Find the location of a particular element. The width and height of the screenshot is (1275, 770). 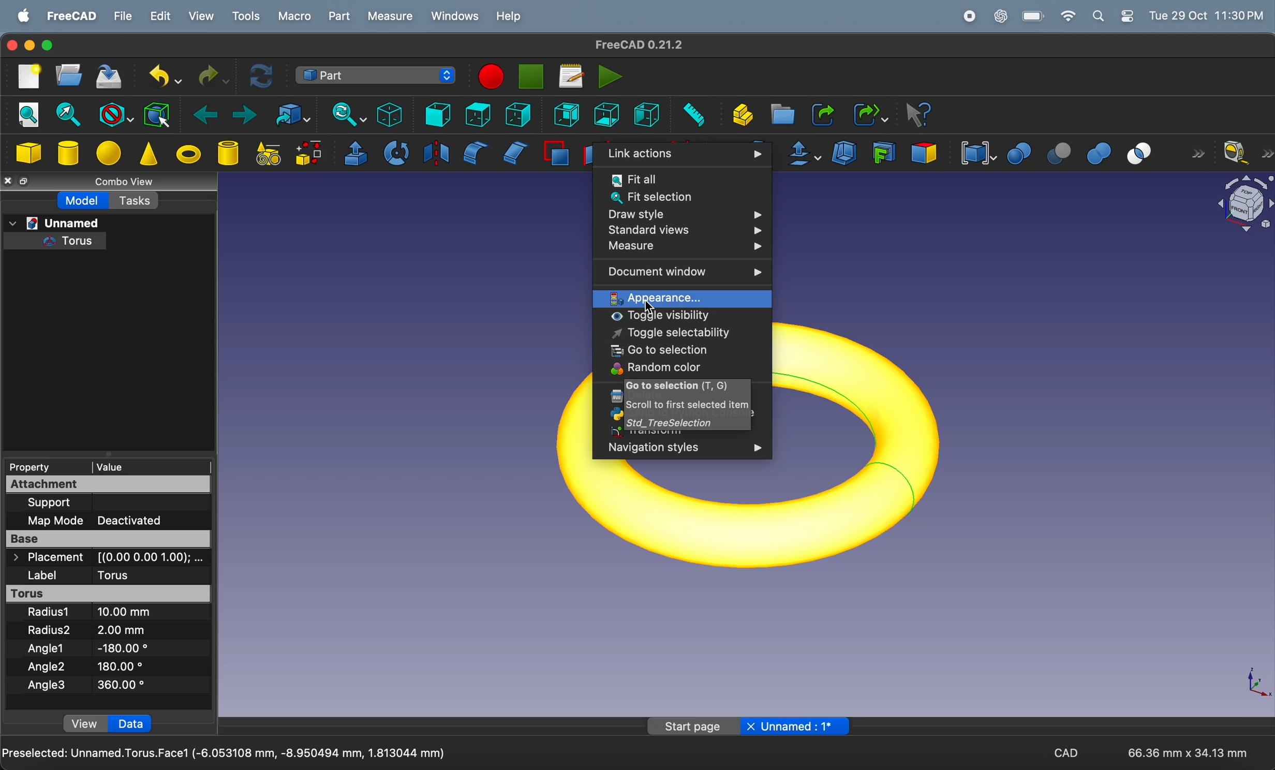

support is located at coordinates (58, 504).